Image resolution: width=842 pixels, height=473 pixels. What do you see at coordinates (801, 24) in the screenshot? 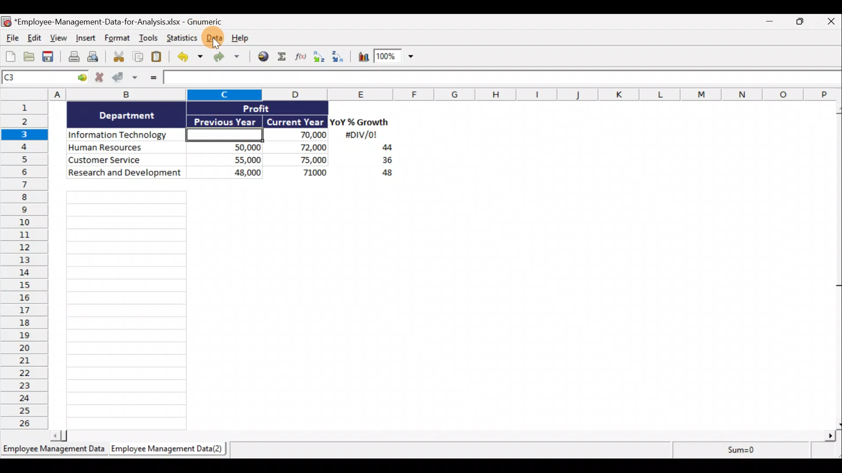
I see `Restore down` at bounding box center [801, 24].